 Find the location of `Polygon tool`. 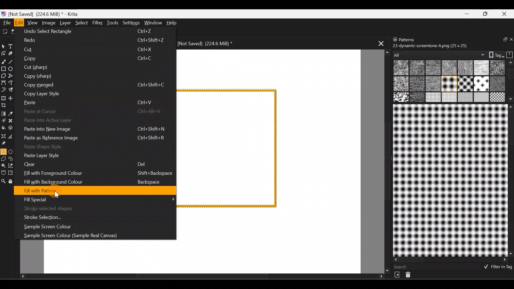

Polygon tool is located at coordinates (3, 75).